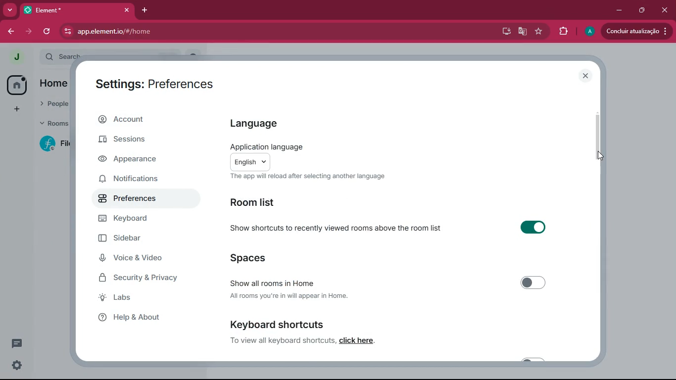  I want to click on security & Privacy, so click(143, 278).